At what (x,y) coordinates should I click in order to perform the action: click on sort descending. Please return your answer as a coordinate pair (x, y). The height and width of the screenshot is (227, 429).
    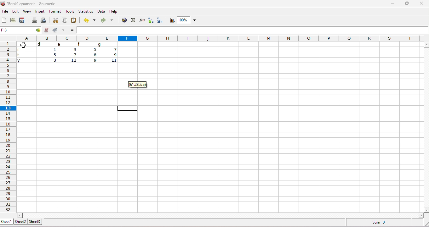
    Looking at the image, I should click on (160, 20).